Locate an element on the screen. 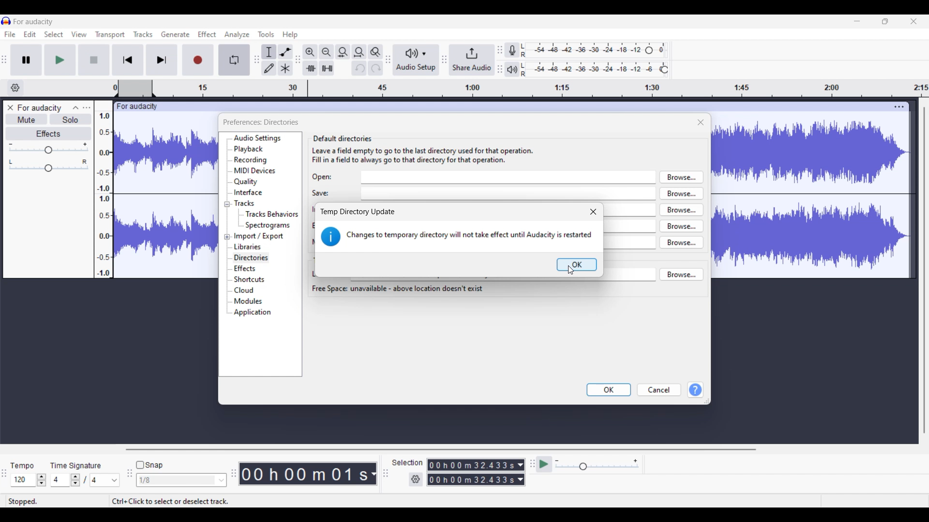 Image resolution: width=929 pixels, height=522 pixels. Shortcuts is located at coordinates (250, 279).